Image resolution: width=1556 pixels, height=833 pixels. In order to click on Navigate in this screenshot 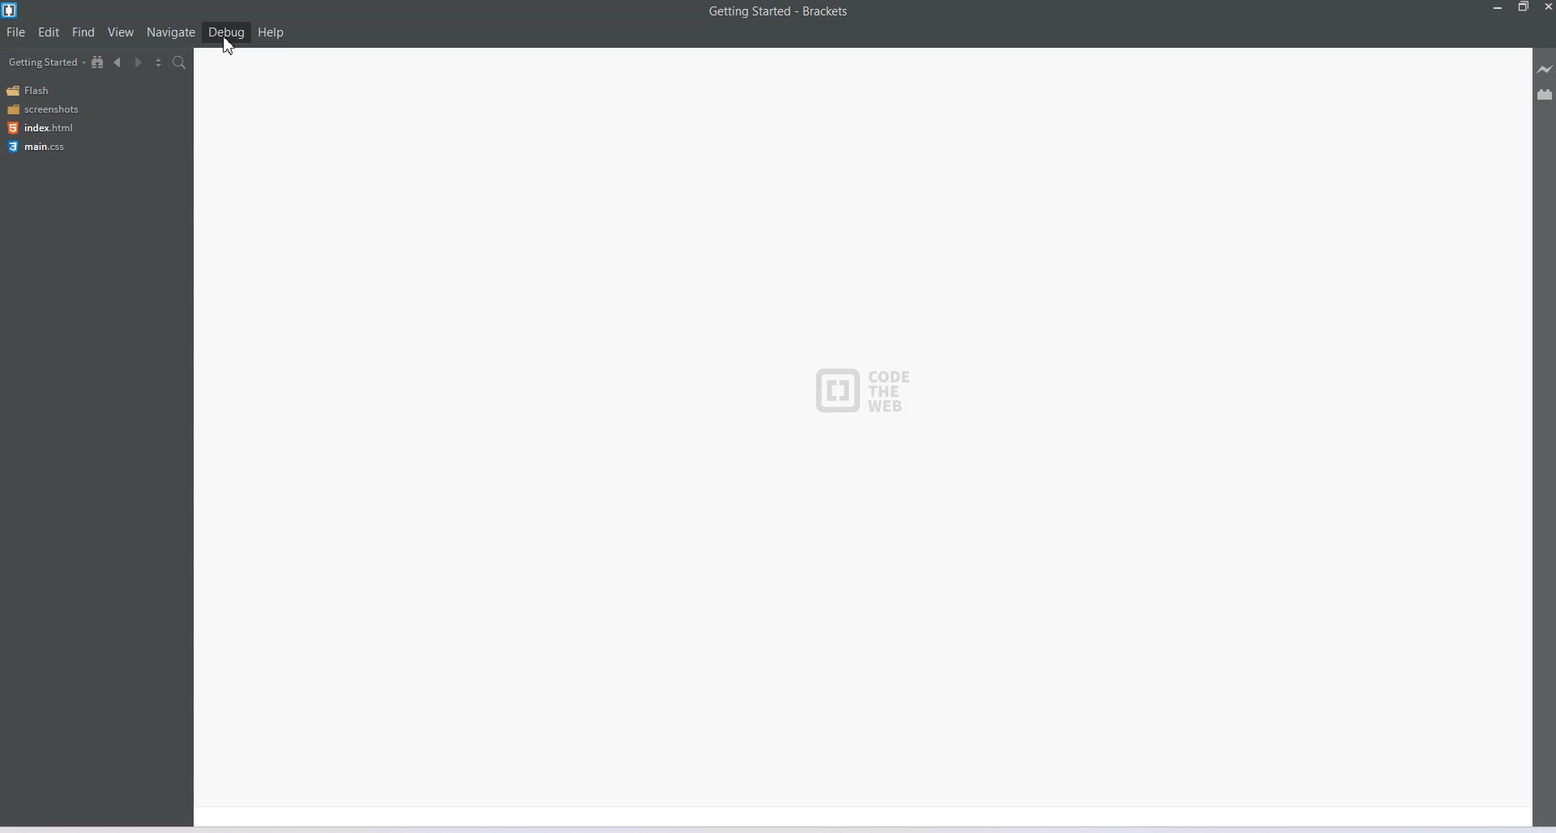, I will do `click(173, 32)`.